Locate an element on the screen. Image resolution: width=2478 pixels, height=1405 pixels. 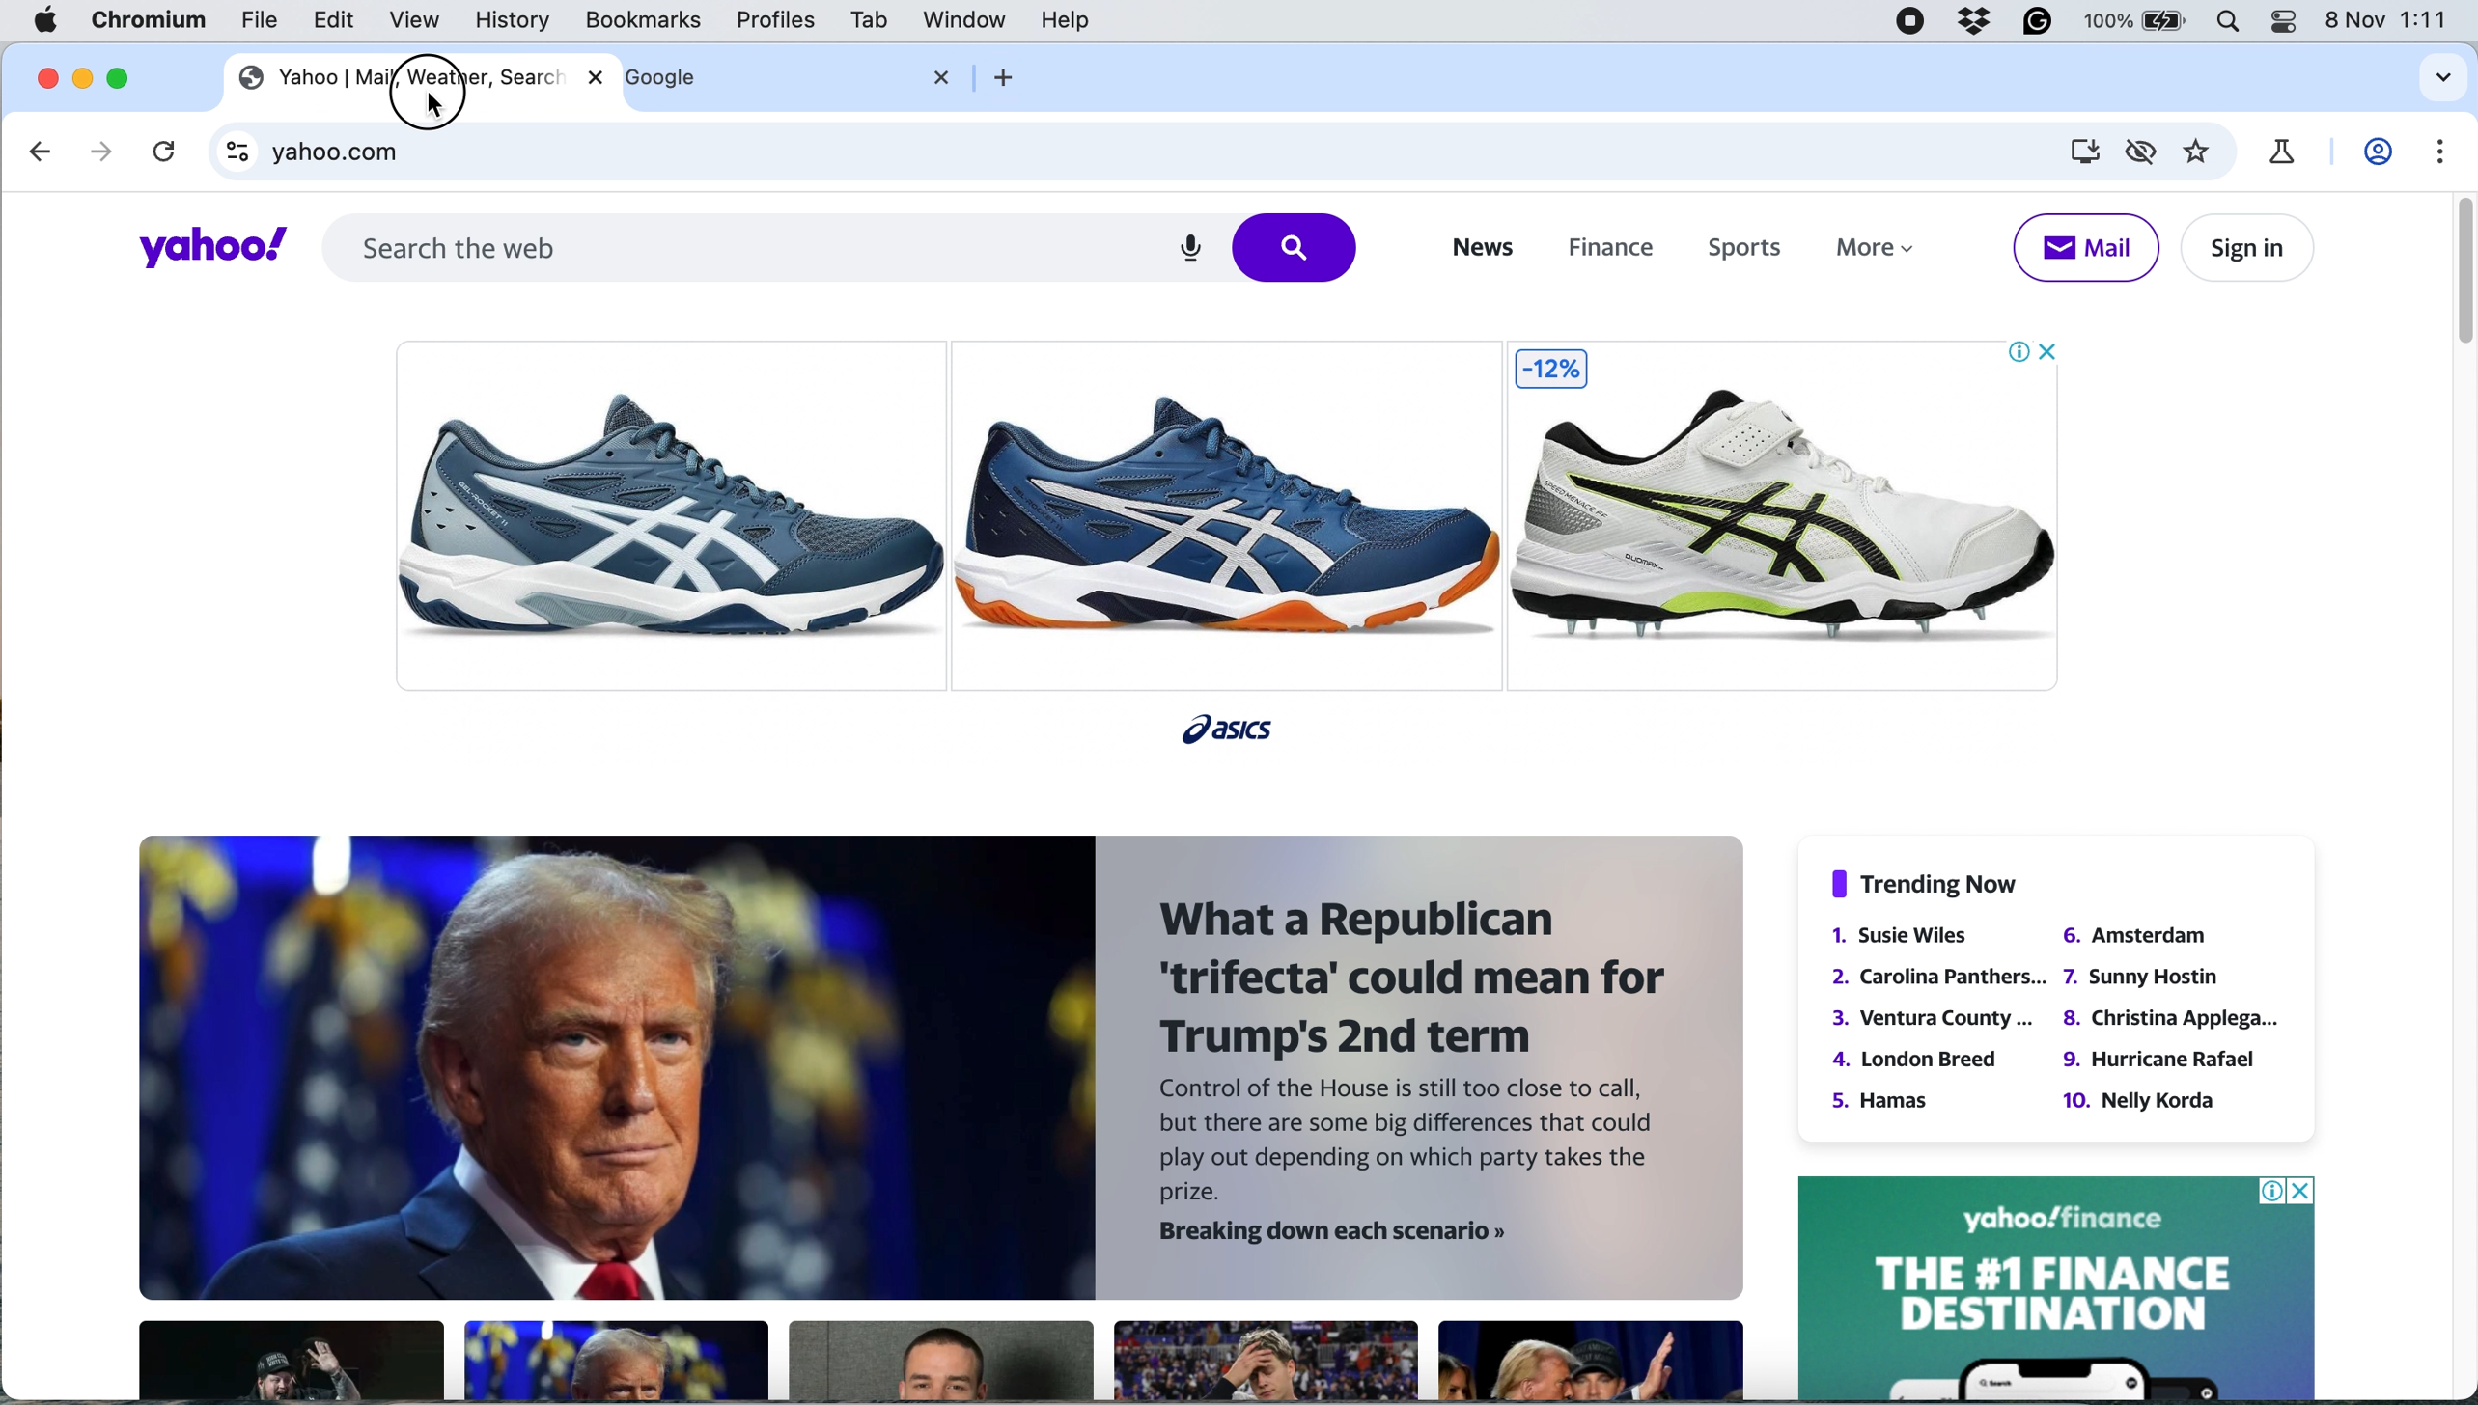
close is located at coordinates (47, 75).